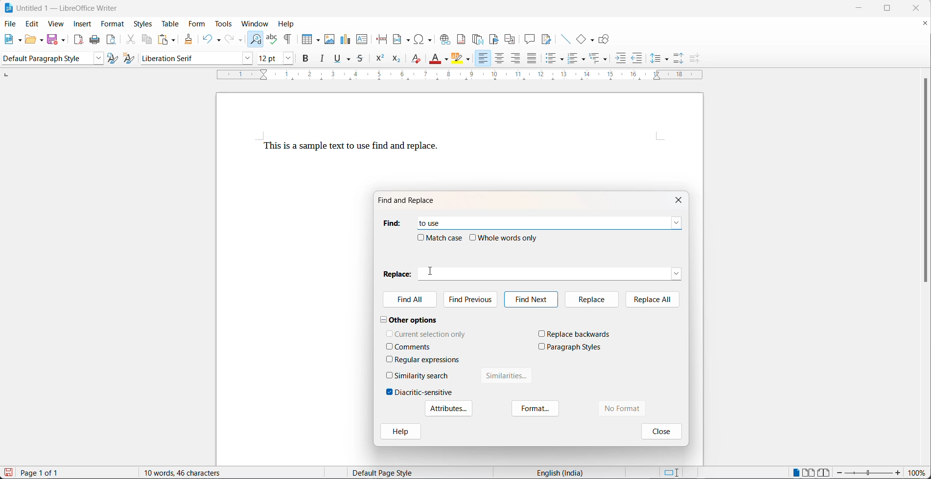  What do you see at coordinates (390, 346) in the screenshot?
I see `checkbox` at bounding box center [390, 346].